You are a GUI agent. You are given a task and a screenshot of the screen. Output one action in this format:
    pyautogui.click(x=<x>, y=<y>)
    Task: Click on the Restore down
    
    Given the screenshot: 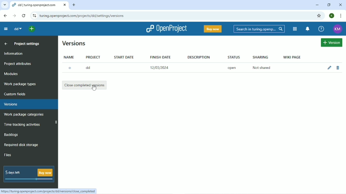 What is the action you would take?
    pyautogui.click(x=330, y=5)
    